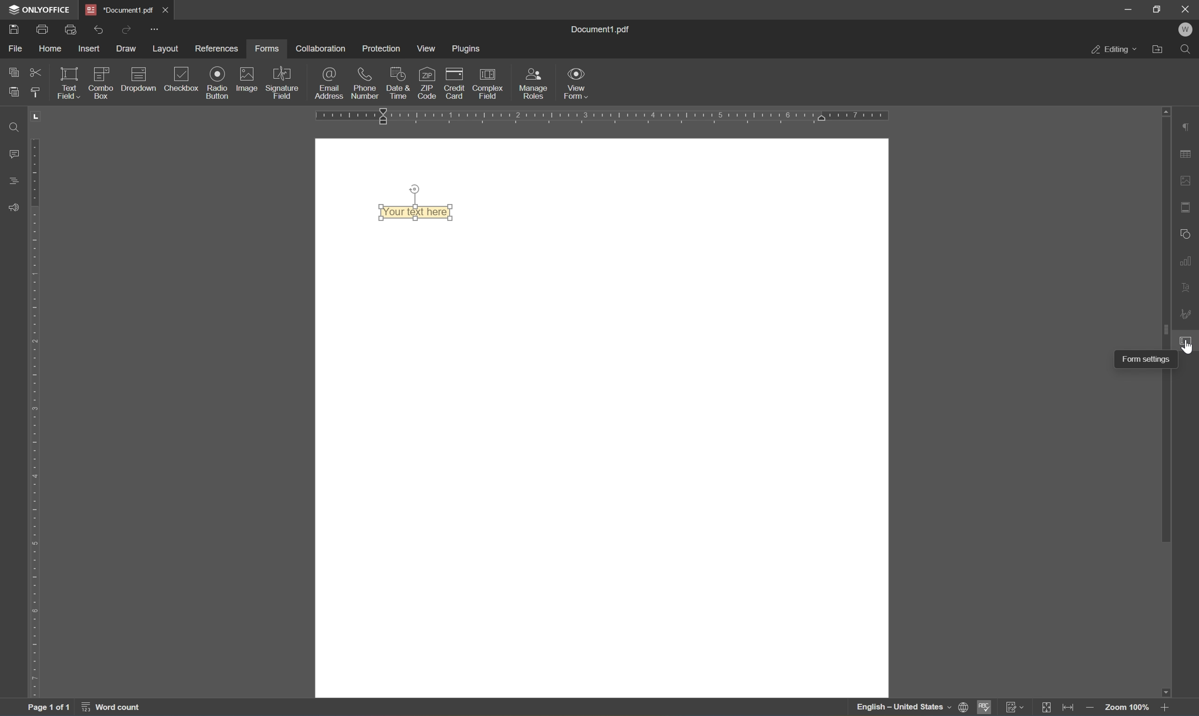 This screenshot has height=716, width=1199. What do you see at coordinates (12, 72) in the screenshot?
I see `copy` at bounding box center [12, 72].